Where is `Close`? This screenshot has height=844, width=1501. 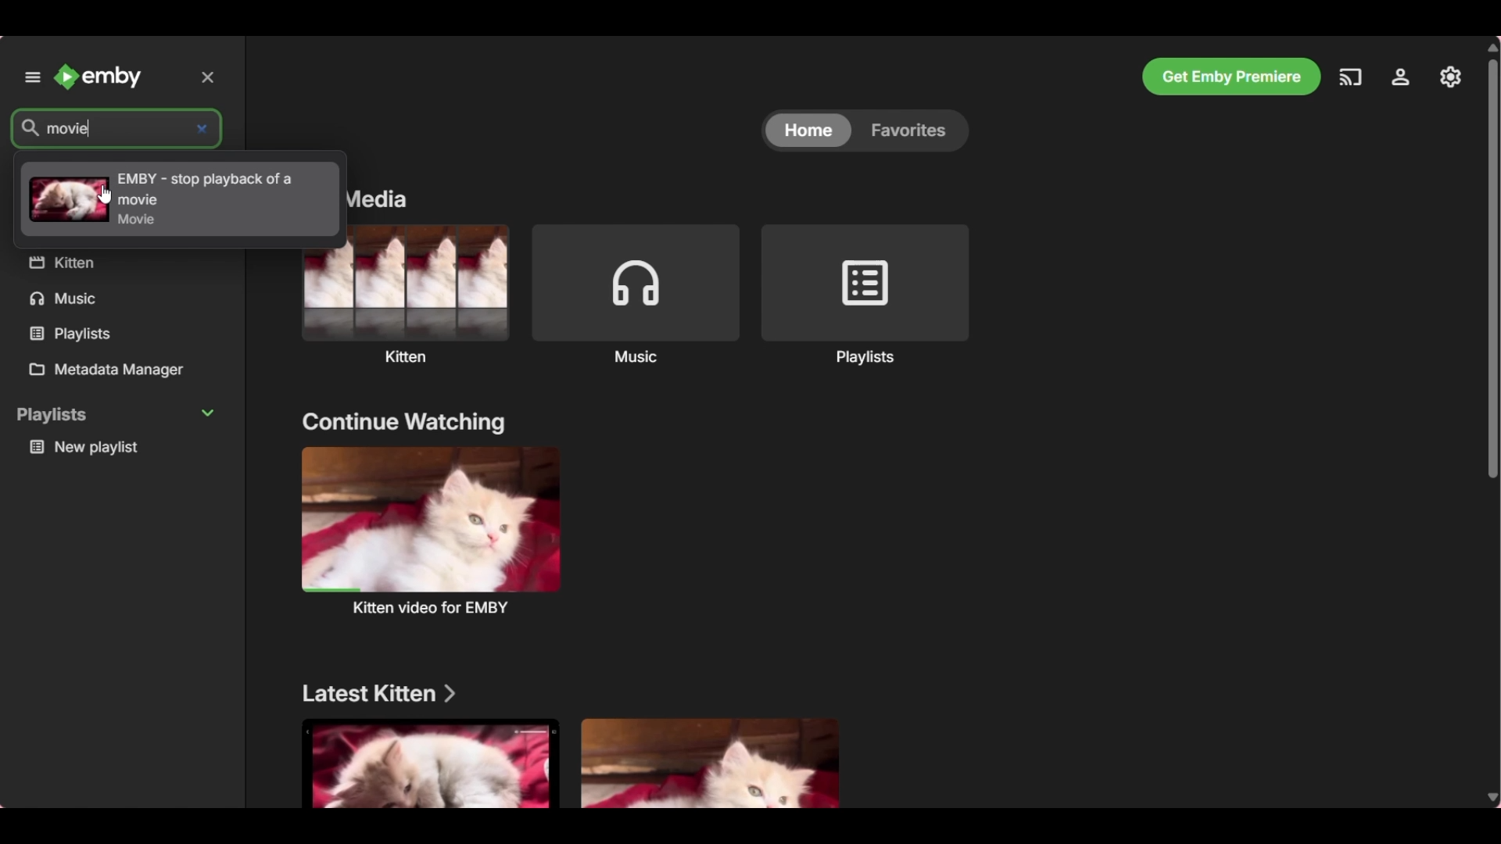 Close is located at coordinates (212, 75).